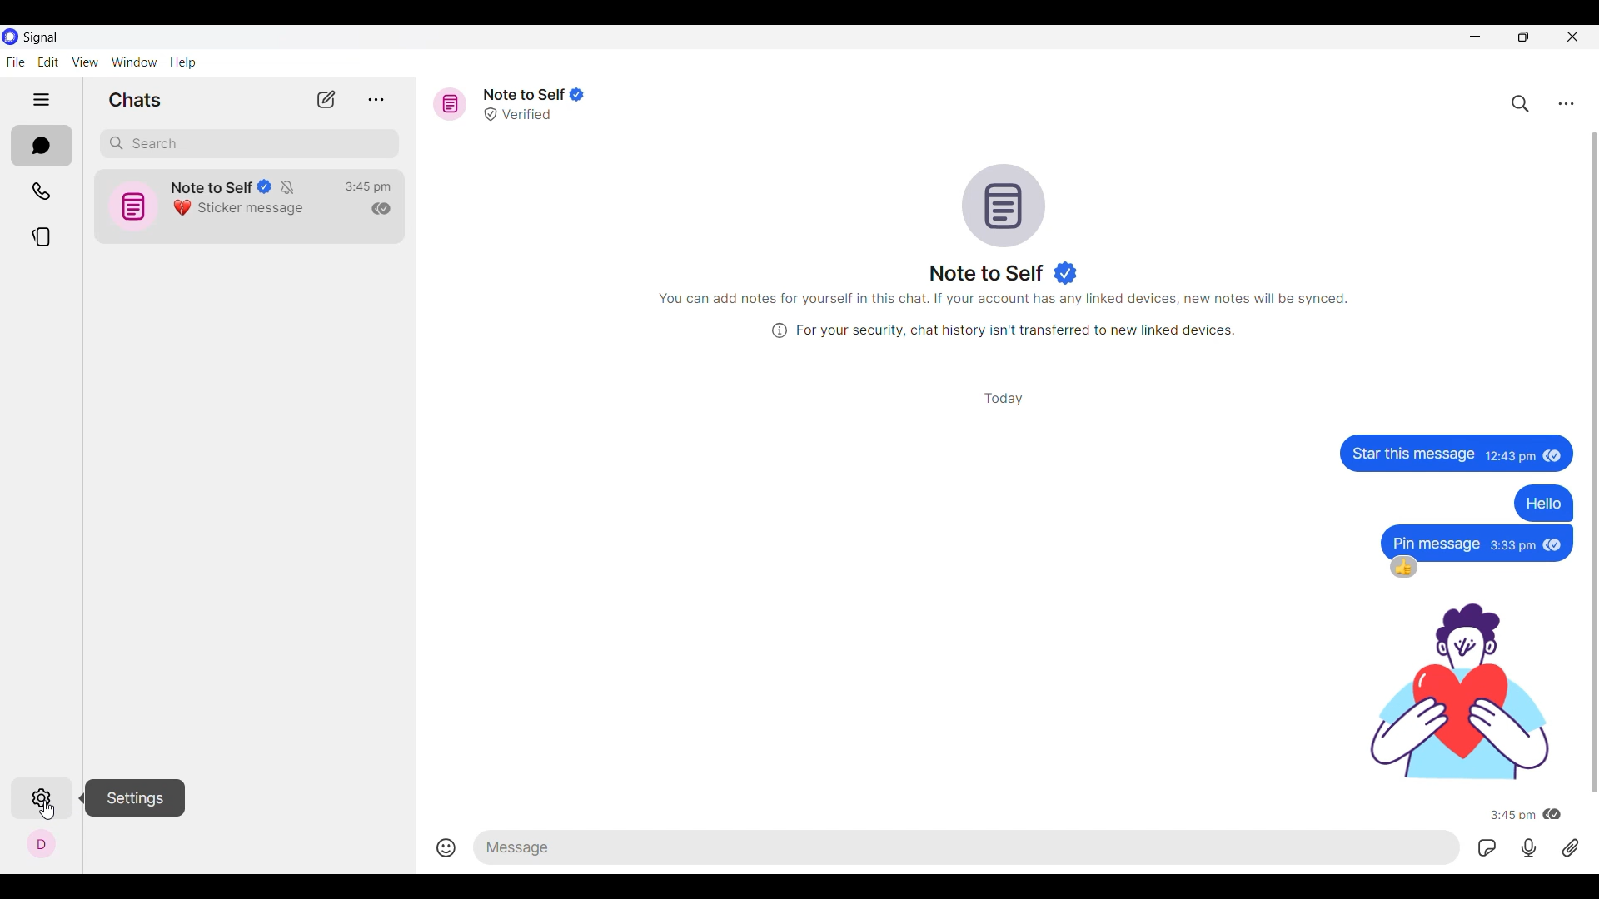 The image size is (1599, 899). I want to click on View archive, so click(376, 100).